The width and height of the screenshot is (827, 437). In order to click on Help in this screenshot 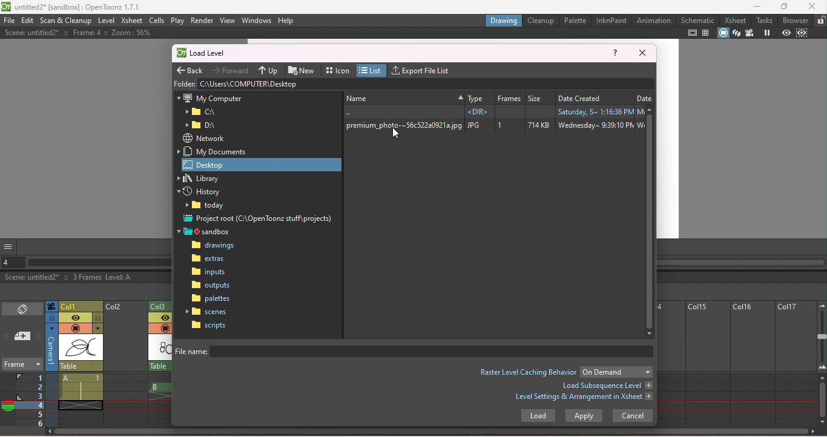, I will do `click(616, 54)`.